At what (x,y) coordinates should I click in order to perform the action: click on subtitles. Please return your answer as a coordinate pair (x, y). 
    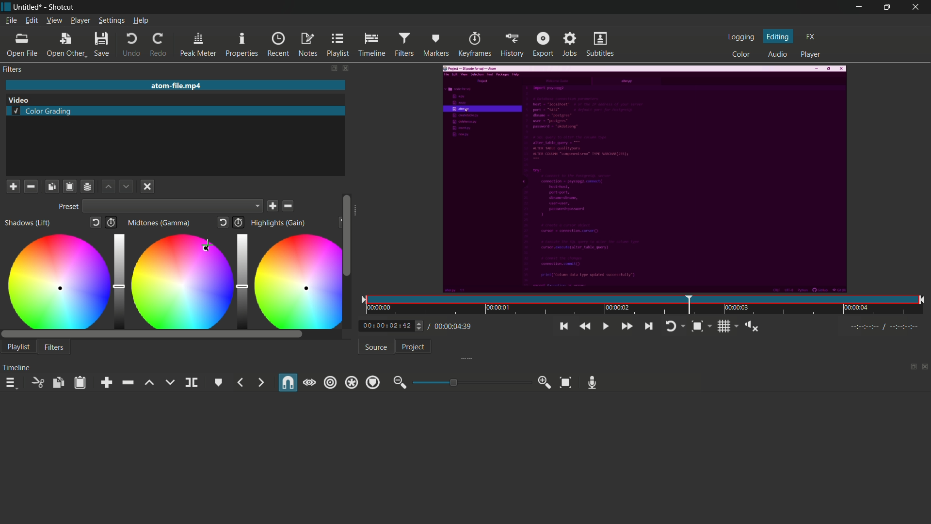
    Looking at the image, I should click on (600, 44).